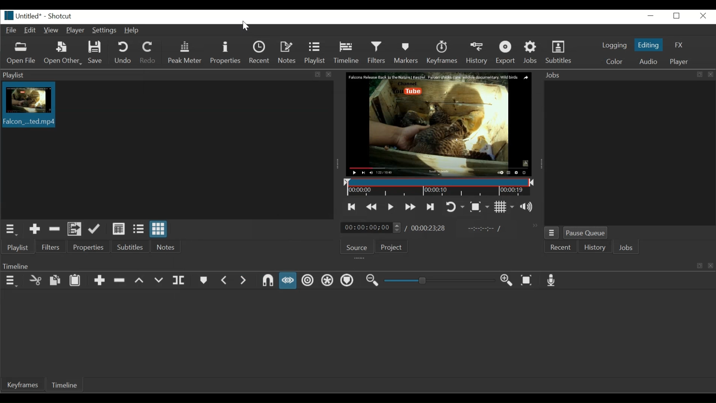 This screenshot has width=716, height=403. What do you see at coordinates (372, 206) in the screenshot?
I see `Play quickly backward` at bounding box center [372, 206].